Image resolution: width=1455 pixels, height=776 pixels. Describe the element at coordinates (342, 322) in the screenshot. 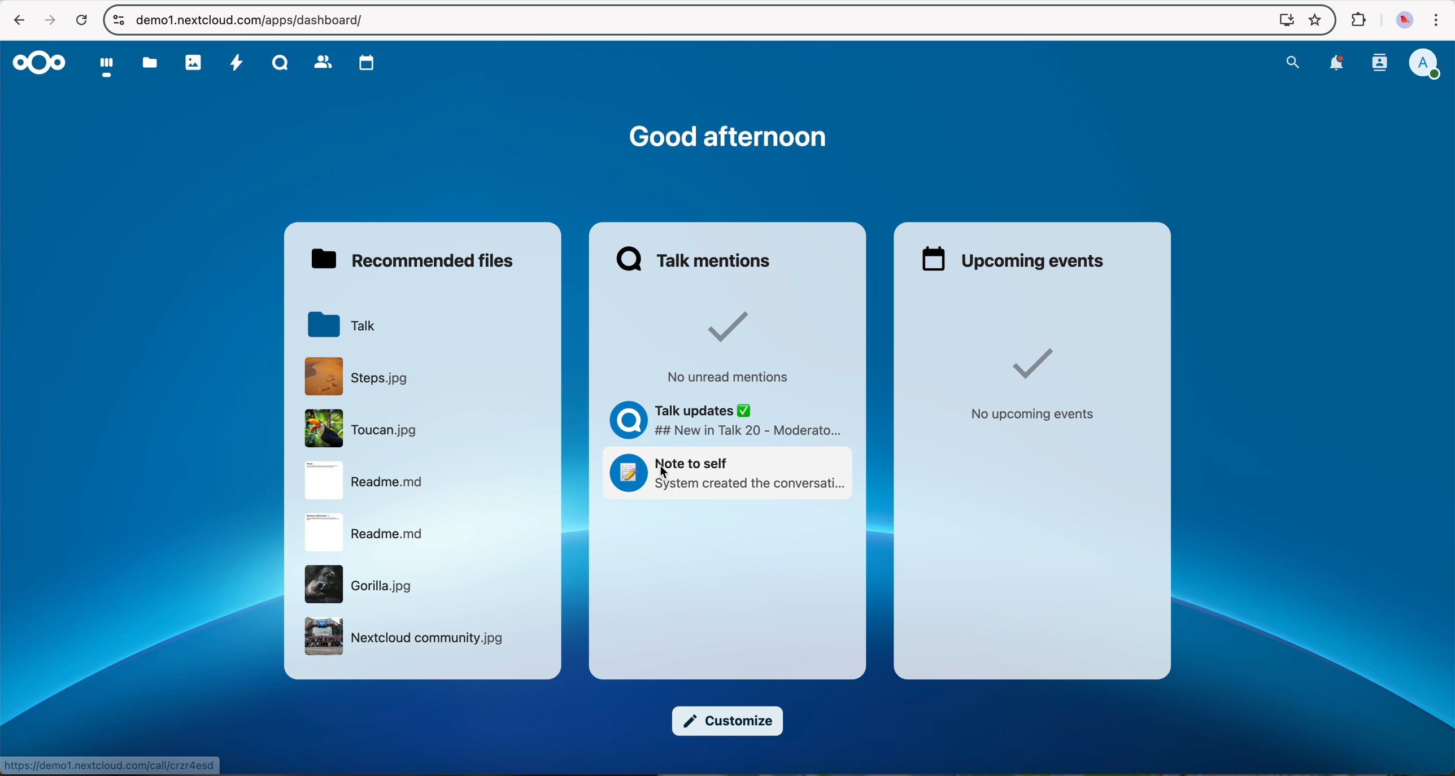

I see `Talk` at that location.